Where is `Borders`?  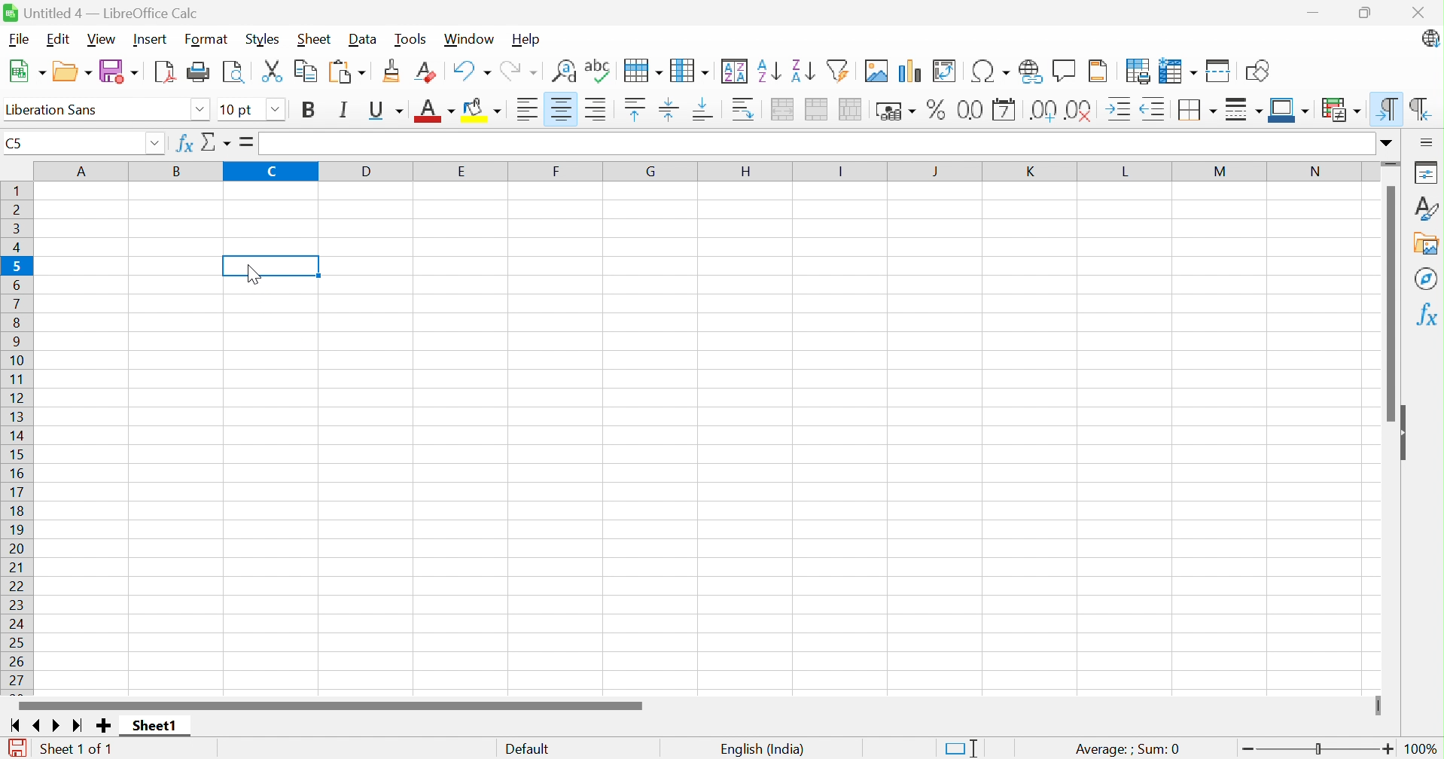 Borders is located at coordinates (1198, 109).